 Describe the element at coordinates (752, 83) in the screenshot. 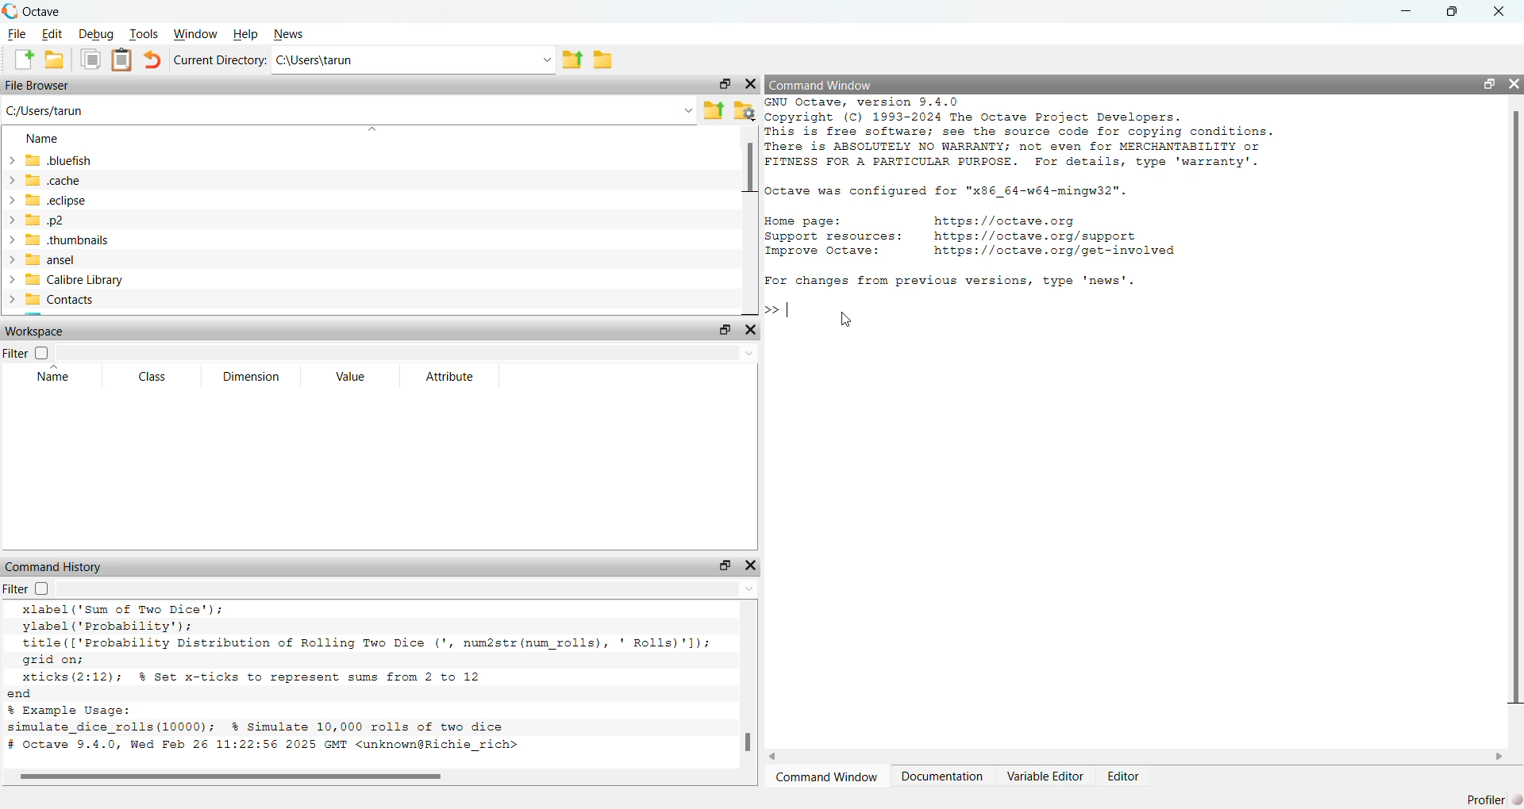

I see `Close` at that location.